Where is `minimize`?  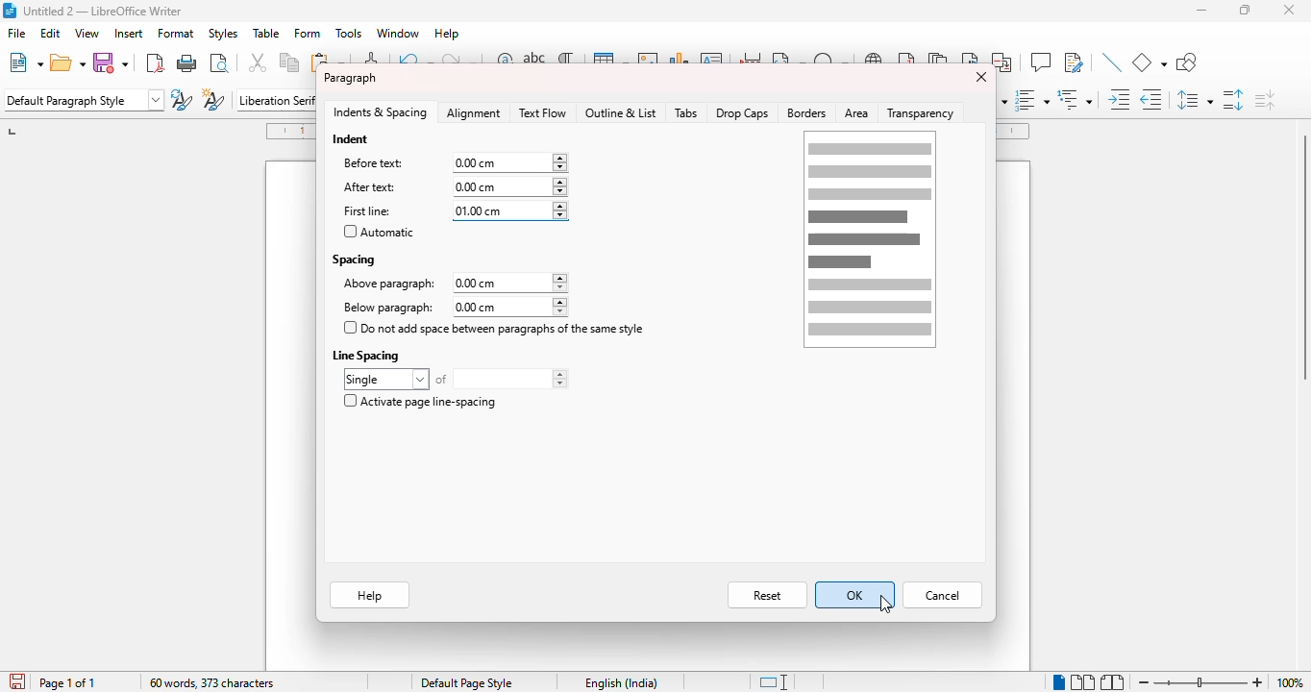 minimize is located at coordinates (1202, 11).